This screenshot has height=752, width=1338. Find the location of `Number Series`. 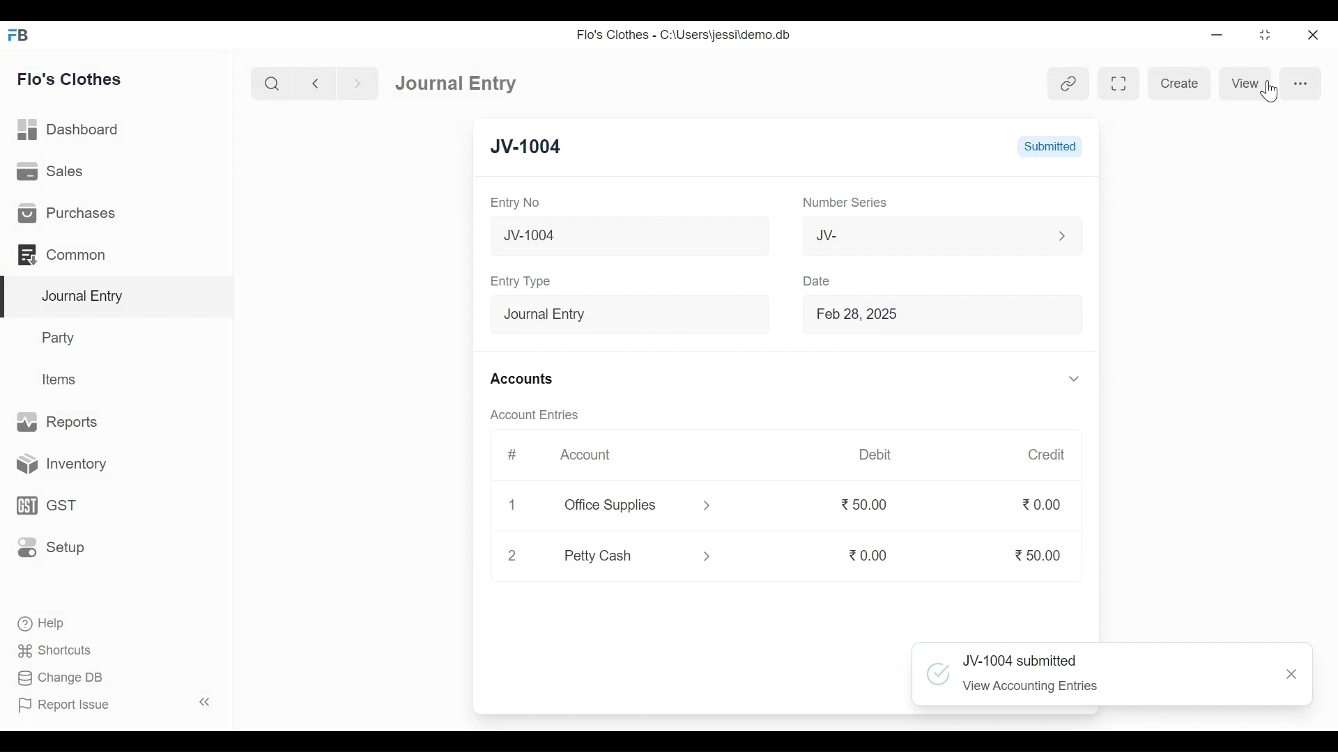

Number Series is located at coordinates (841, 203).